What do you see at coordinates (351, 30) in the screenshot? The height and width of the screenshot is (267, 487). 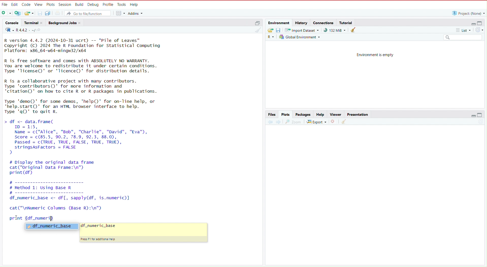 I see `clear objects from the workspace` at bounding box center [351, 30].